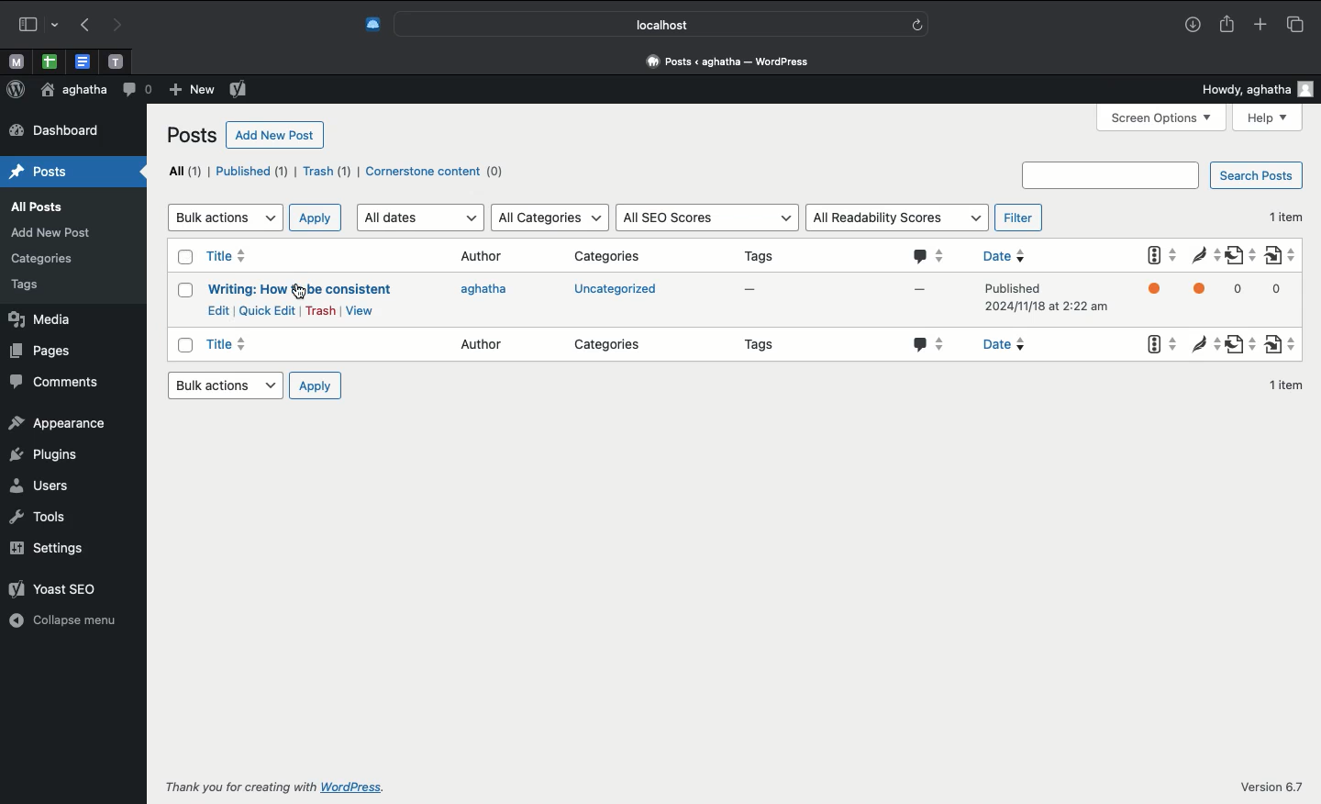 This screenshot has width=1321, height=804. Describe the element at coordinates (1160, 257) in the screenshot. I see `Yoast` at that location.